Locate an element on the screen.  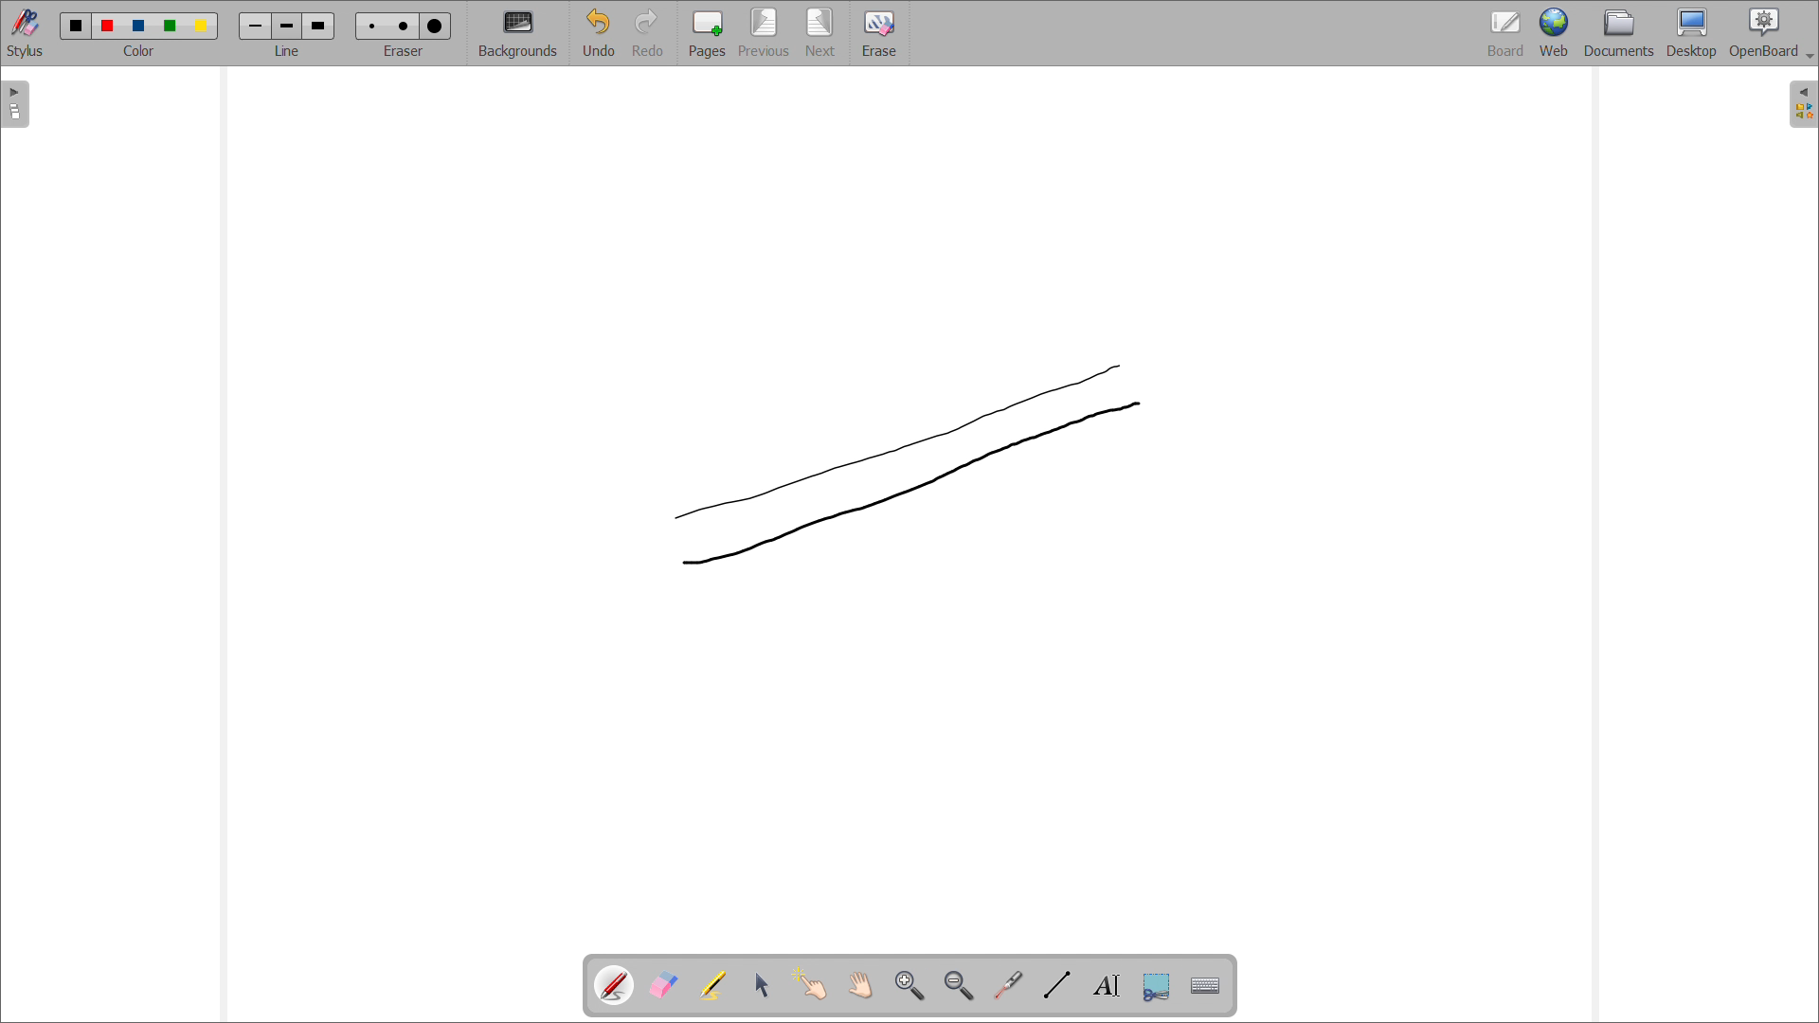
select and modify objects is located at coordinates (763, 985).